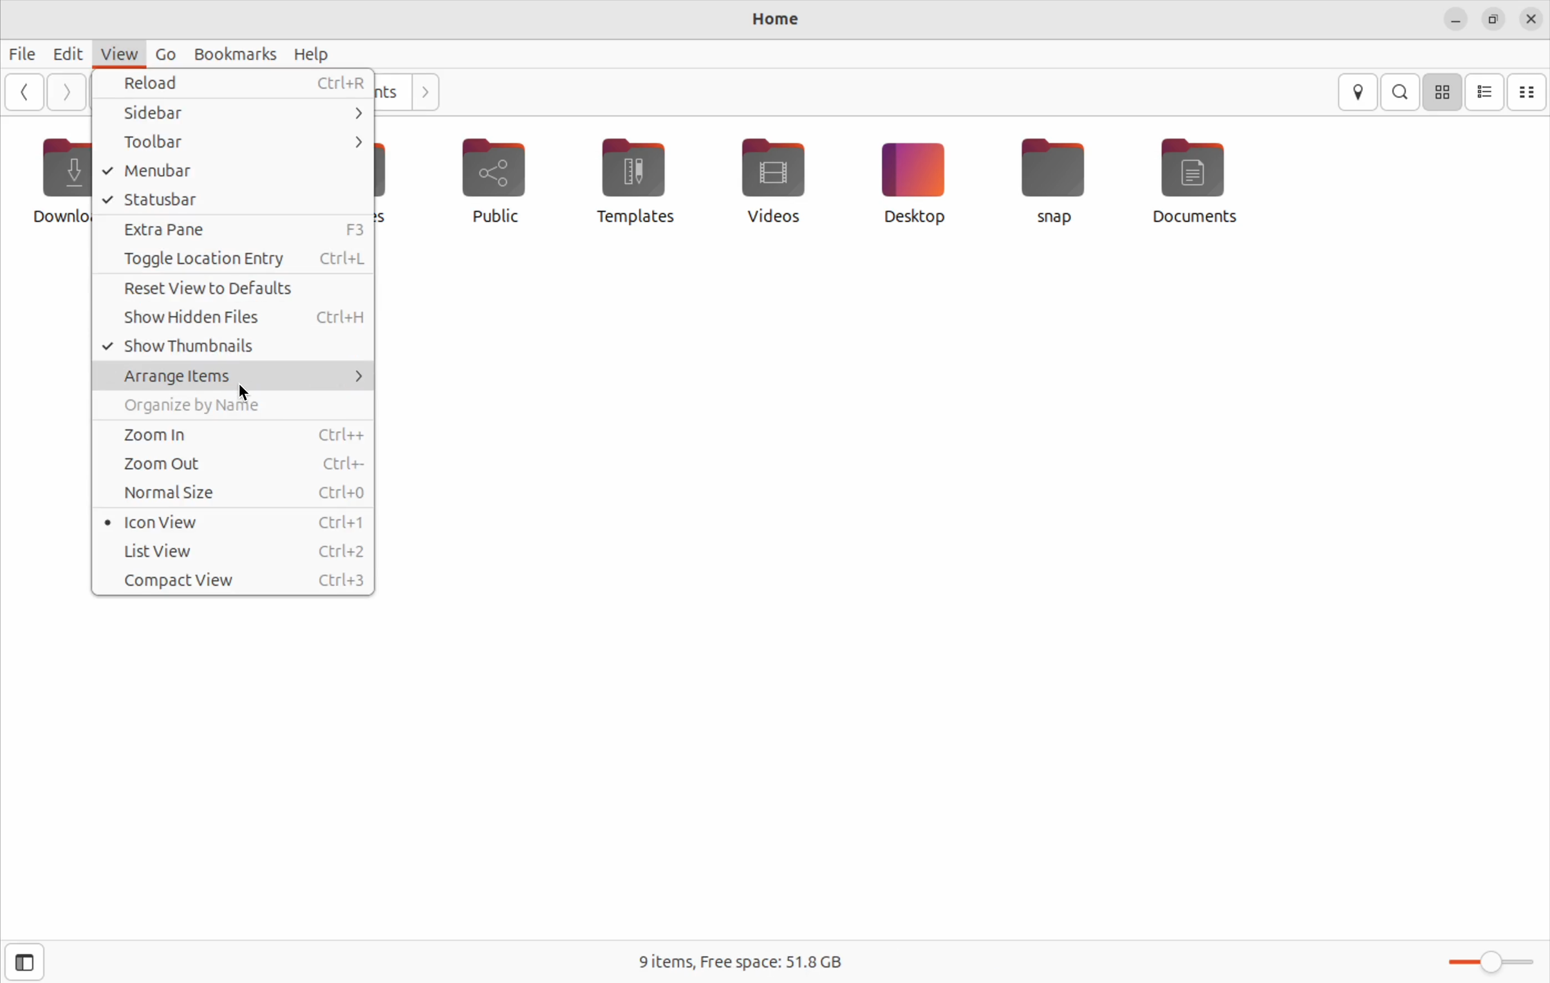  Describe the element at coordinates (234, 435) in the screenshot. I see `zoom in` at that location.